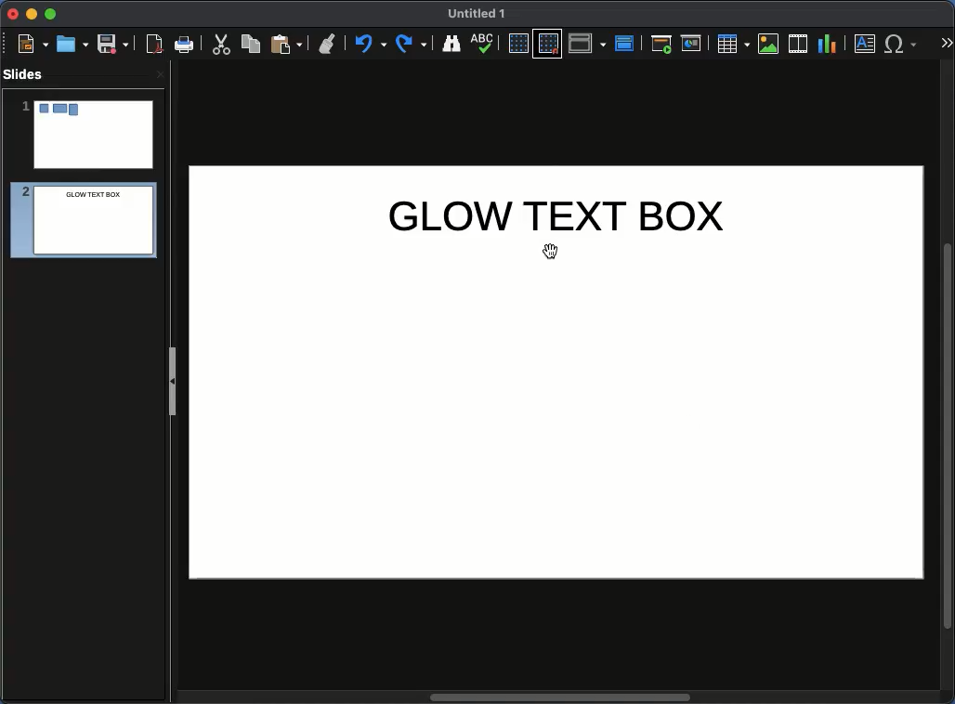 This screenshot has width=955, height=704. I want to click on Display views, so click(590, 42).